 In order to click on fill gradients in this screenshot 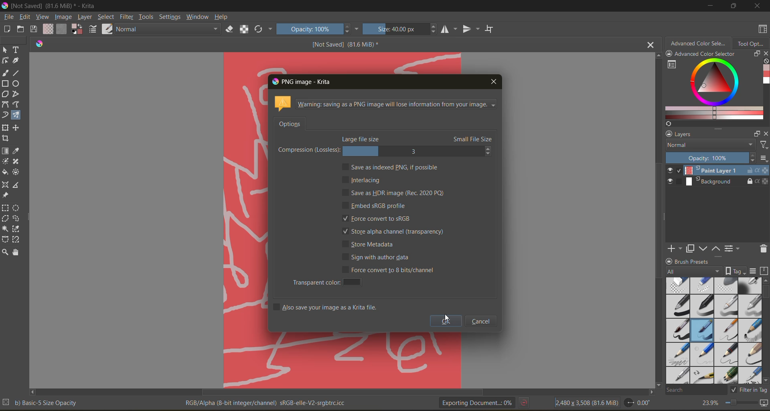, I will do `click(47, 29)`.